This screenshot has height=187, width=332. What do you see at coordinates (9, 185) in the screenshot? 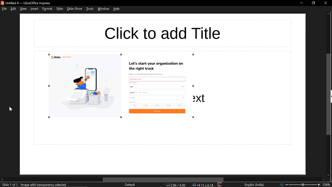
I see `current slide` at bounding box center [9, 185].